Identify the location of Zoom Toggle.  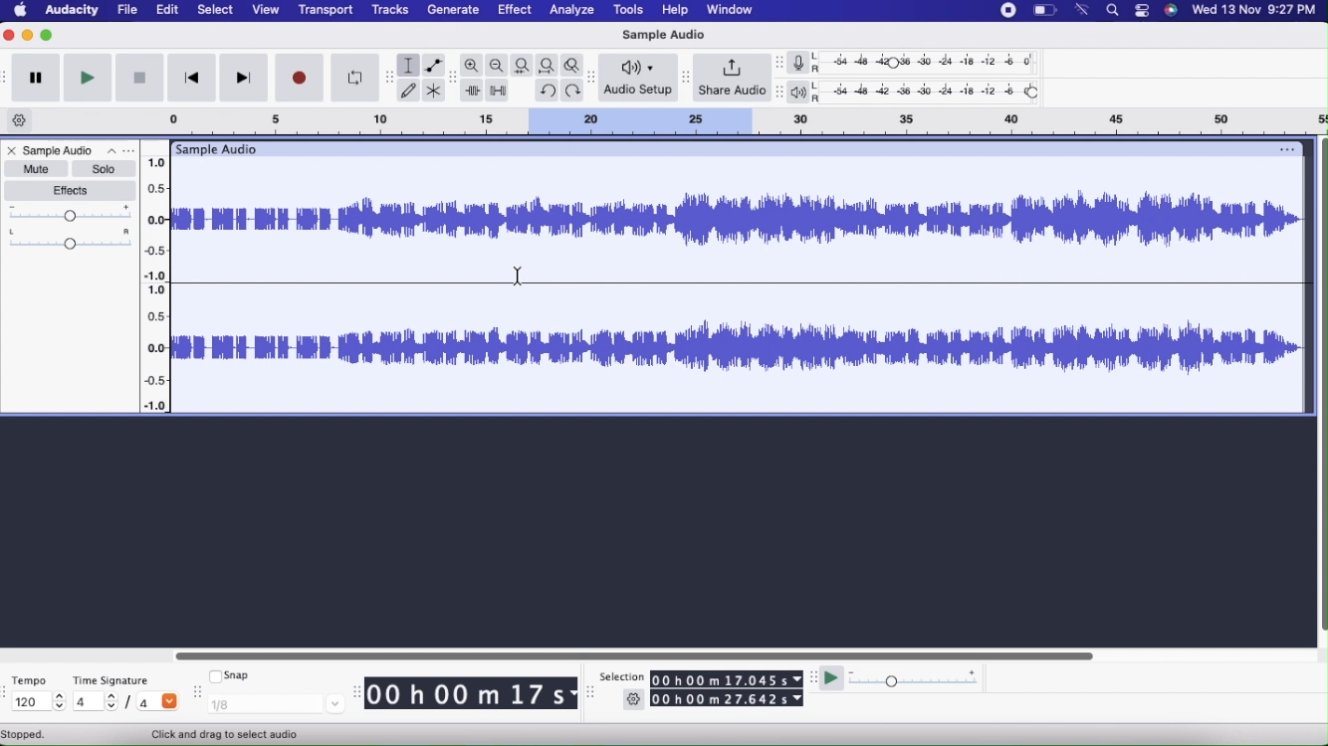
(575, 64).